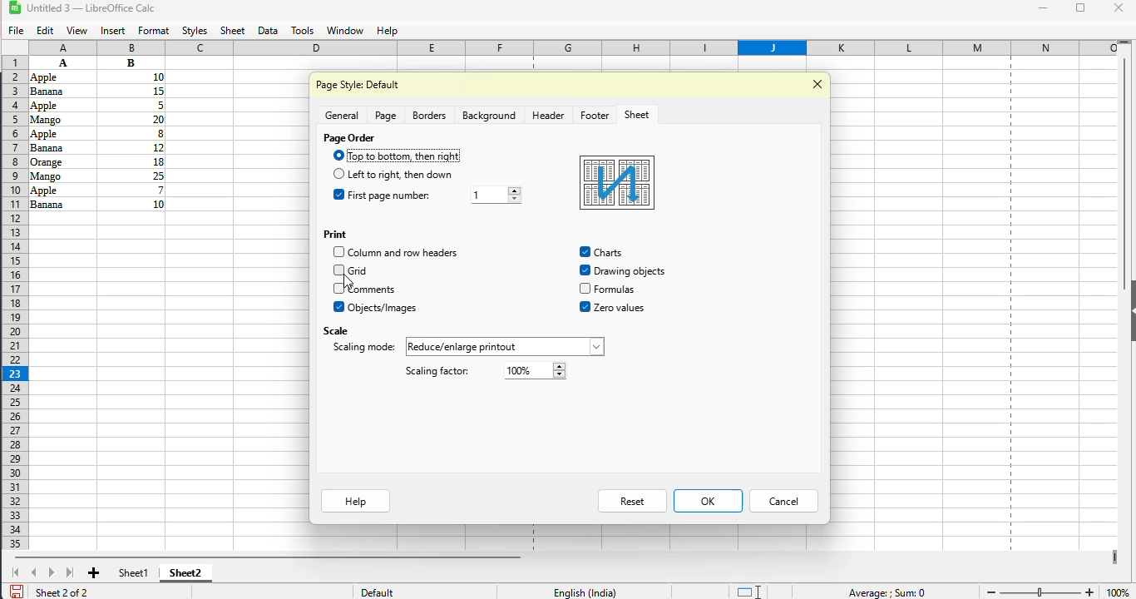 Image resolution: width=1136 pixels, height=599 pixels. I want to click on format, so click(154, 31).